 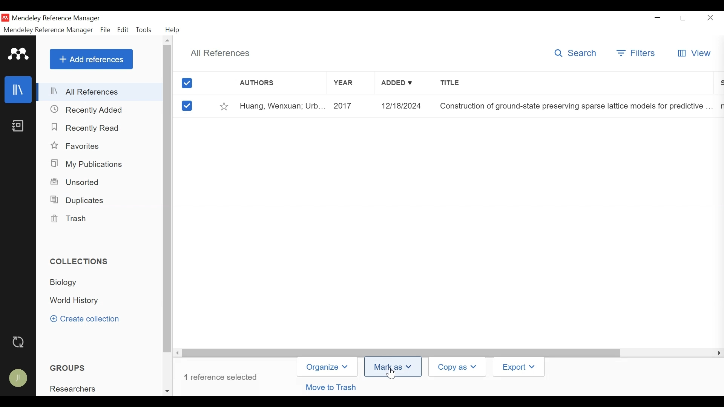 I want to click on Mendeley Desktop Icon, so click(x=5, y=17).